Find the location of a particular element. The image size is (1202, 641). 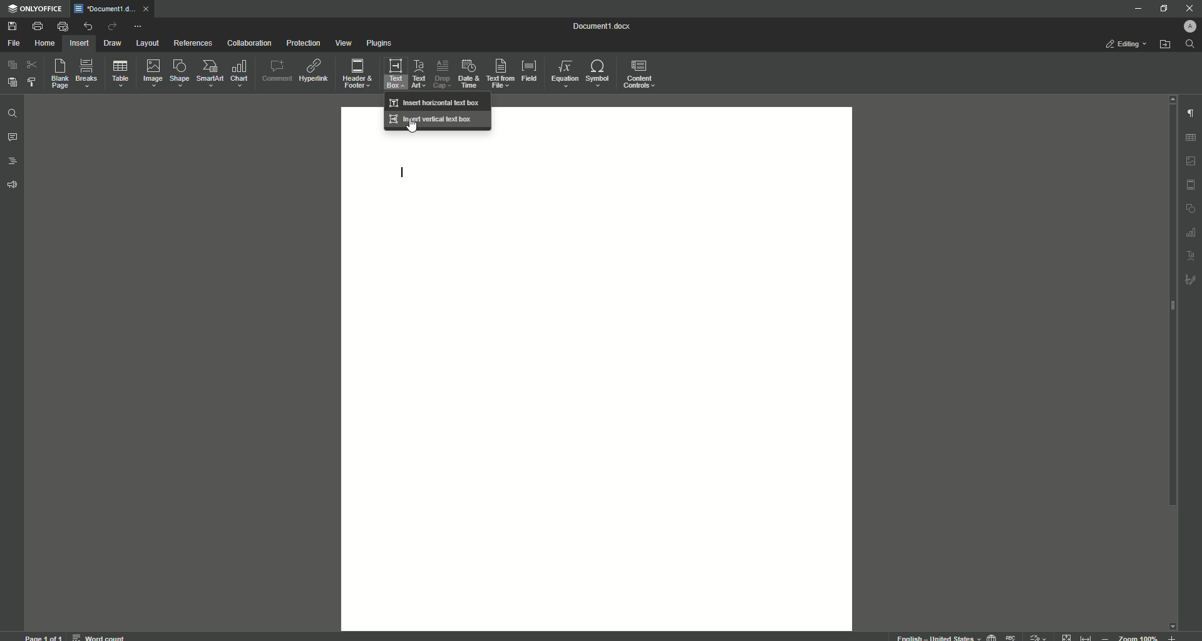

signature is located at coordinates (1191, 281).